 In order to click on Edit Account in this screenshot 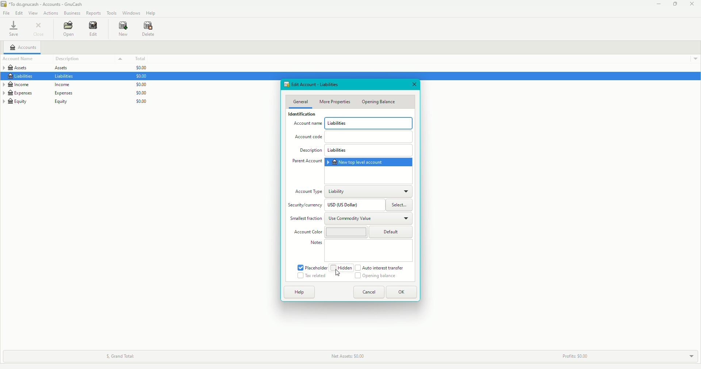, I will do `click(315, 84)`.